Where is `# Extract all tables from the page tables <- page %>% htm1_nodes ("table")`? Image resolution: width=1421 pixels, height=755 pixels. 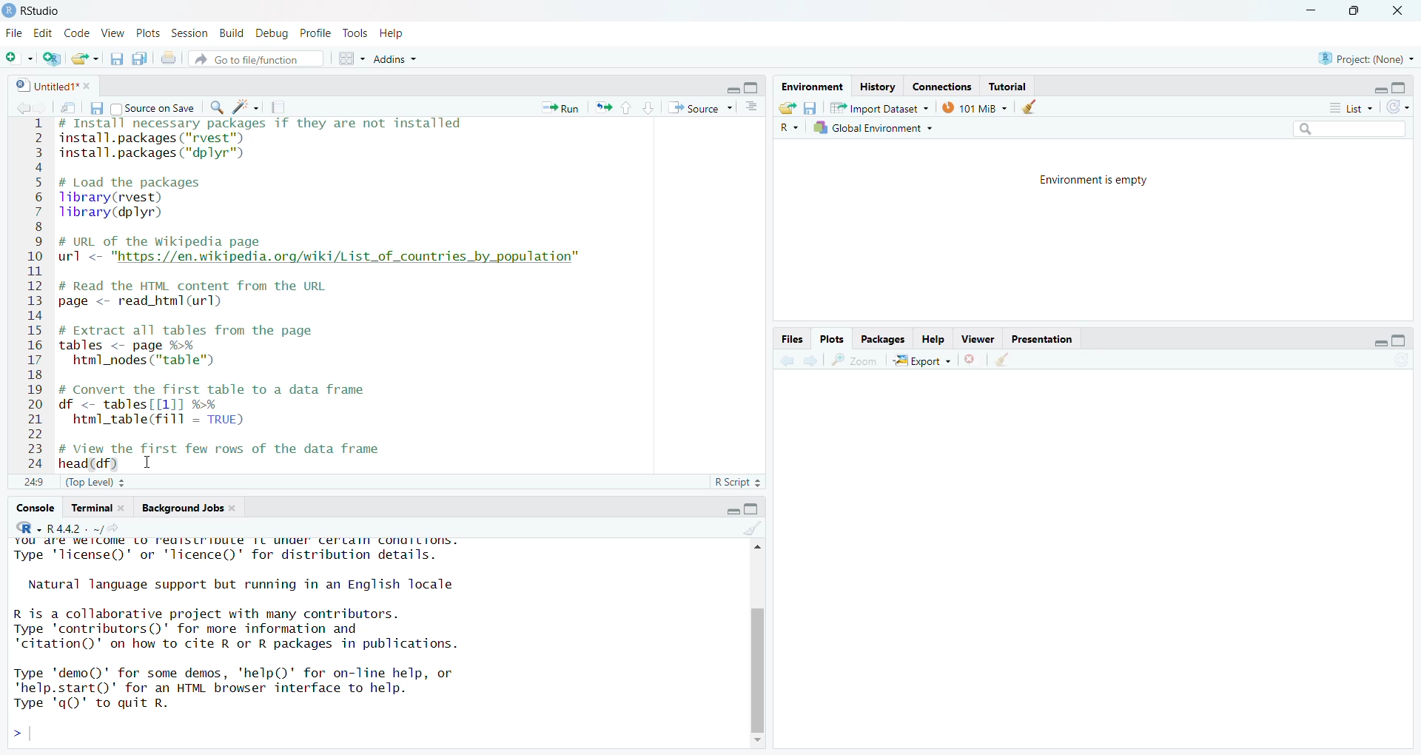
# Extract all tables from the page tables <- page %>% htm1_nodes ("table") is located at coordinates (199, 346).